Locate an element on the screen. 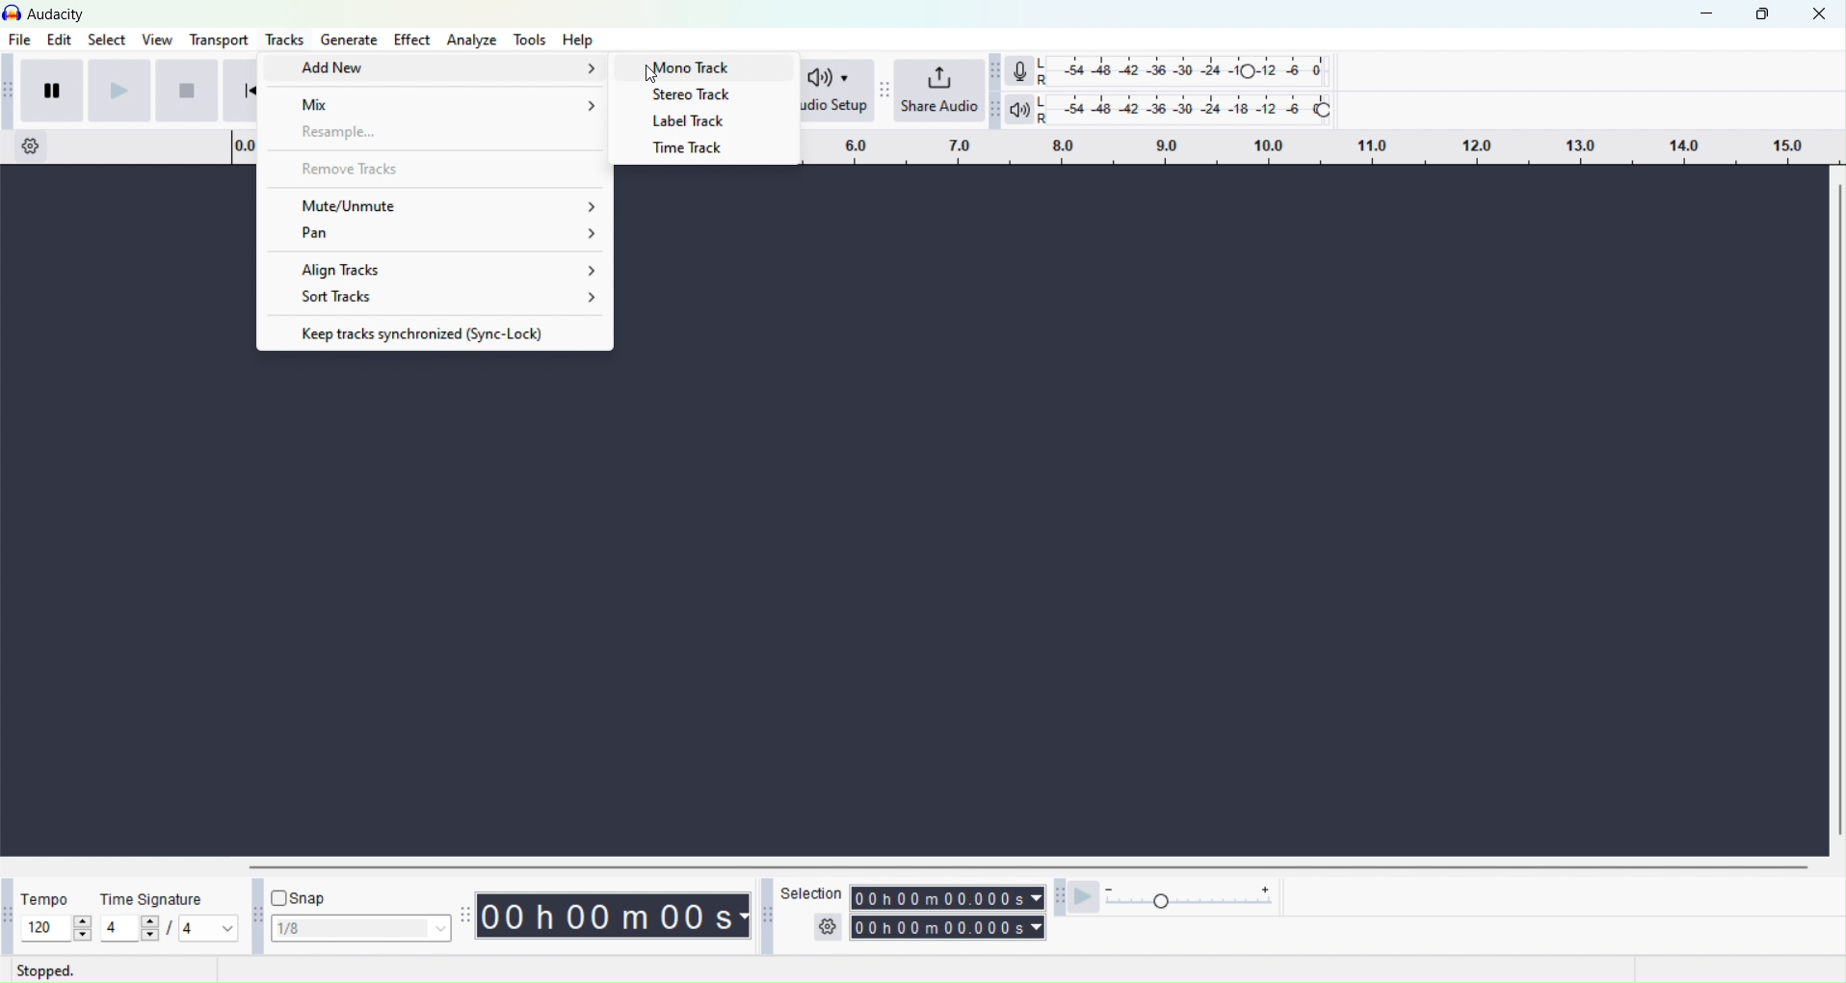 The height and width of the screenshot is (983, 1846). Audacity time toolbar is located at coordinates (464, 916).